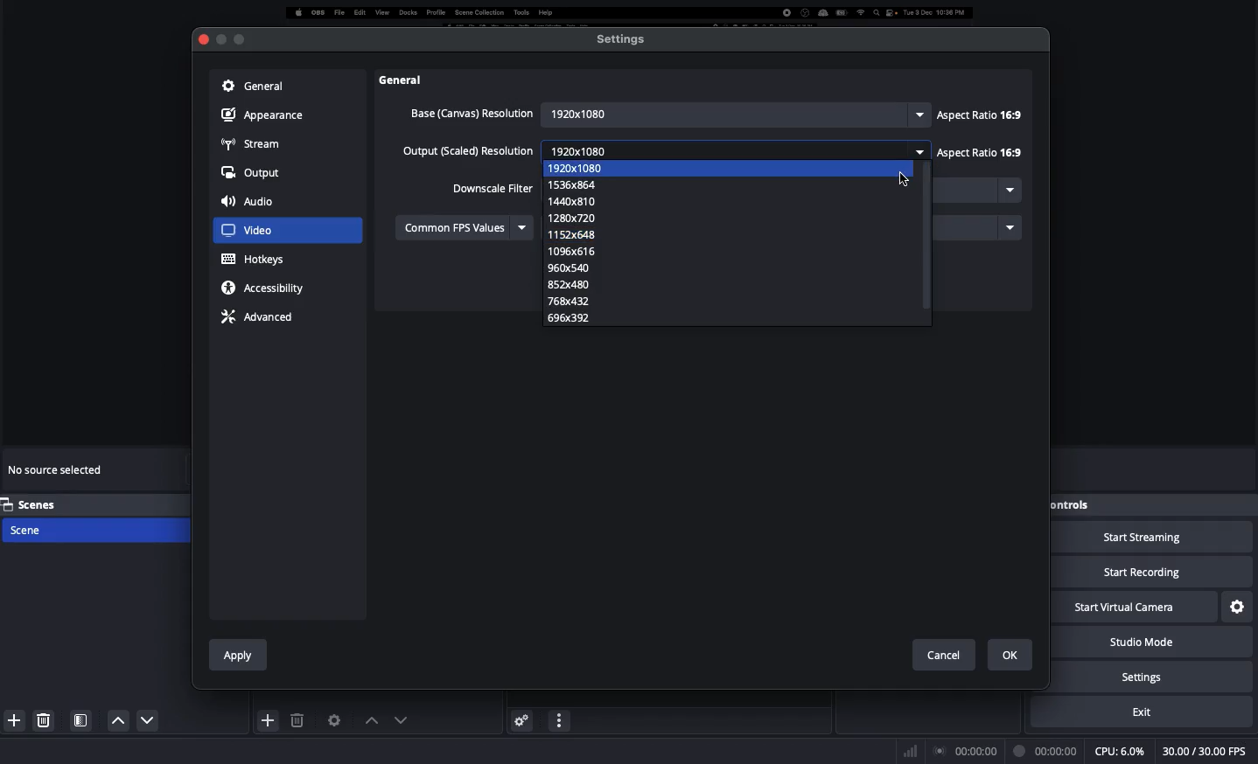 The height and width of the screenshot is (764, 1258). Describe the element at coordinates (1011, 655) in the screenshot. I see `Ok` at that location.